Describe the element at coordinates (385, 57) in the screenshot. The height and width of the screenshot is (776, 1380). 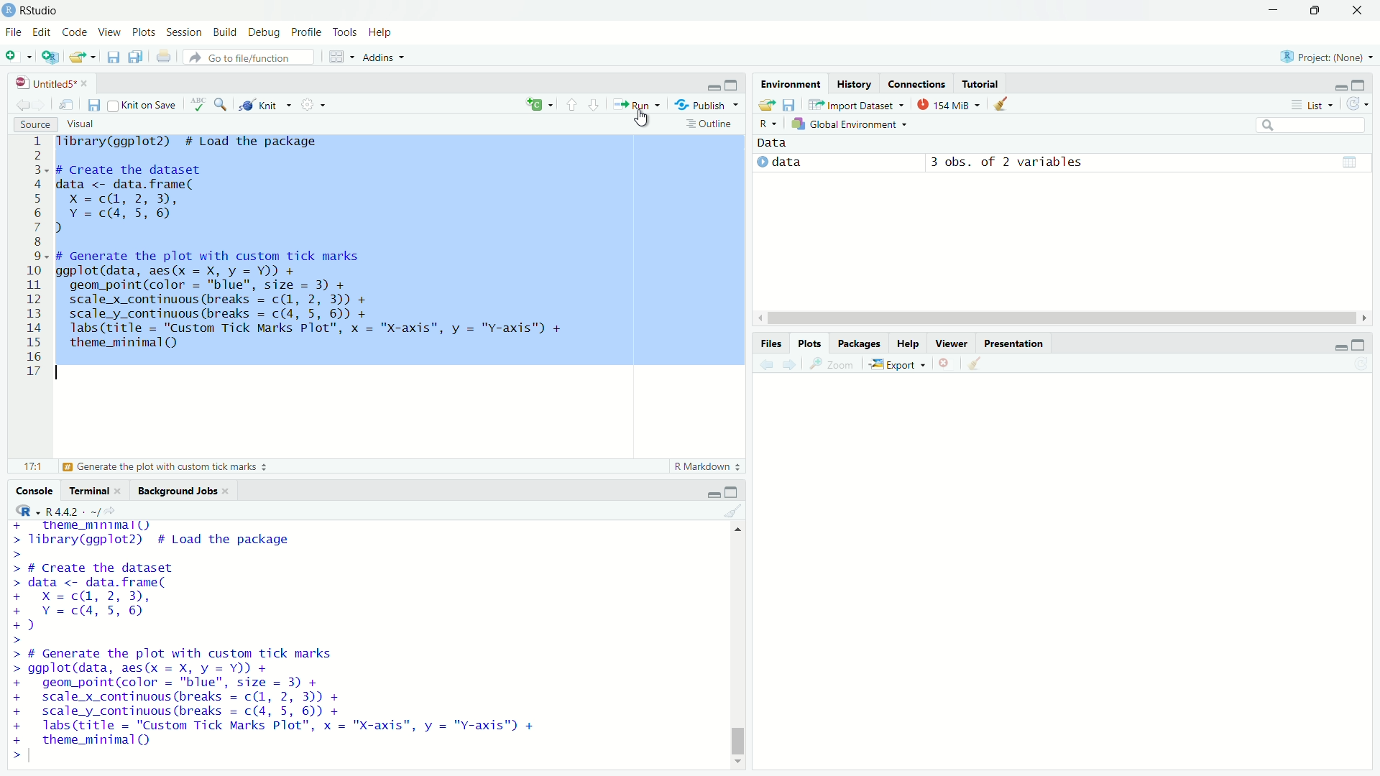
I see `addins` at that location.